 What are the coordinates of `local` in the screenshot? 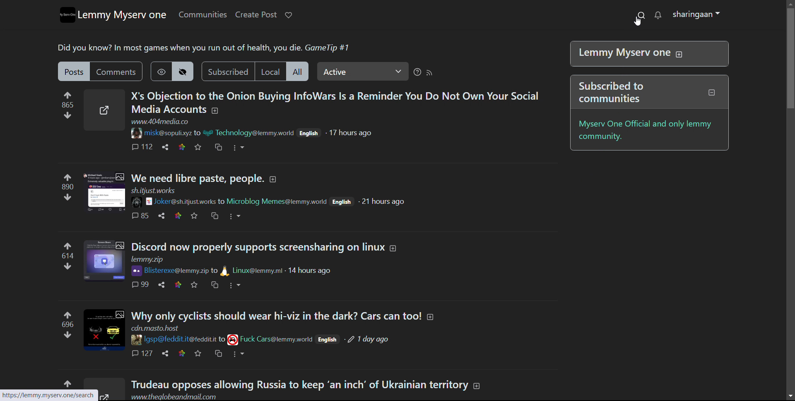 It's located at (270, 71).